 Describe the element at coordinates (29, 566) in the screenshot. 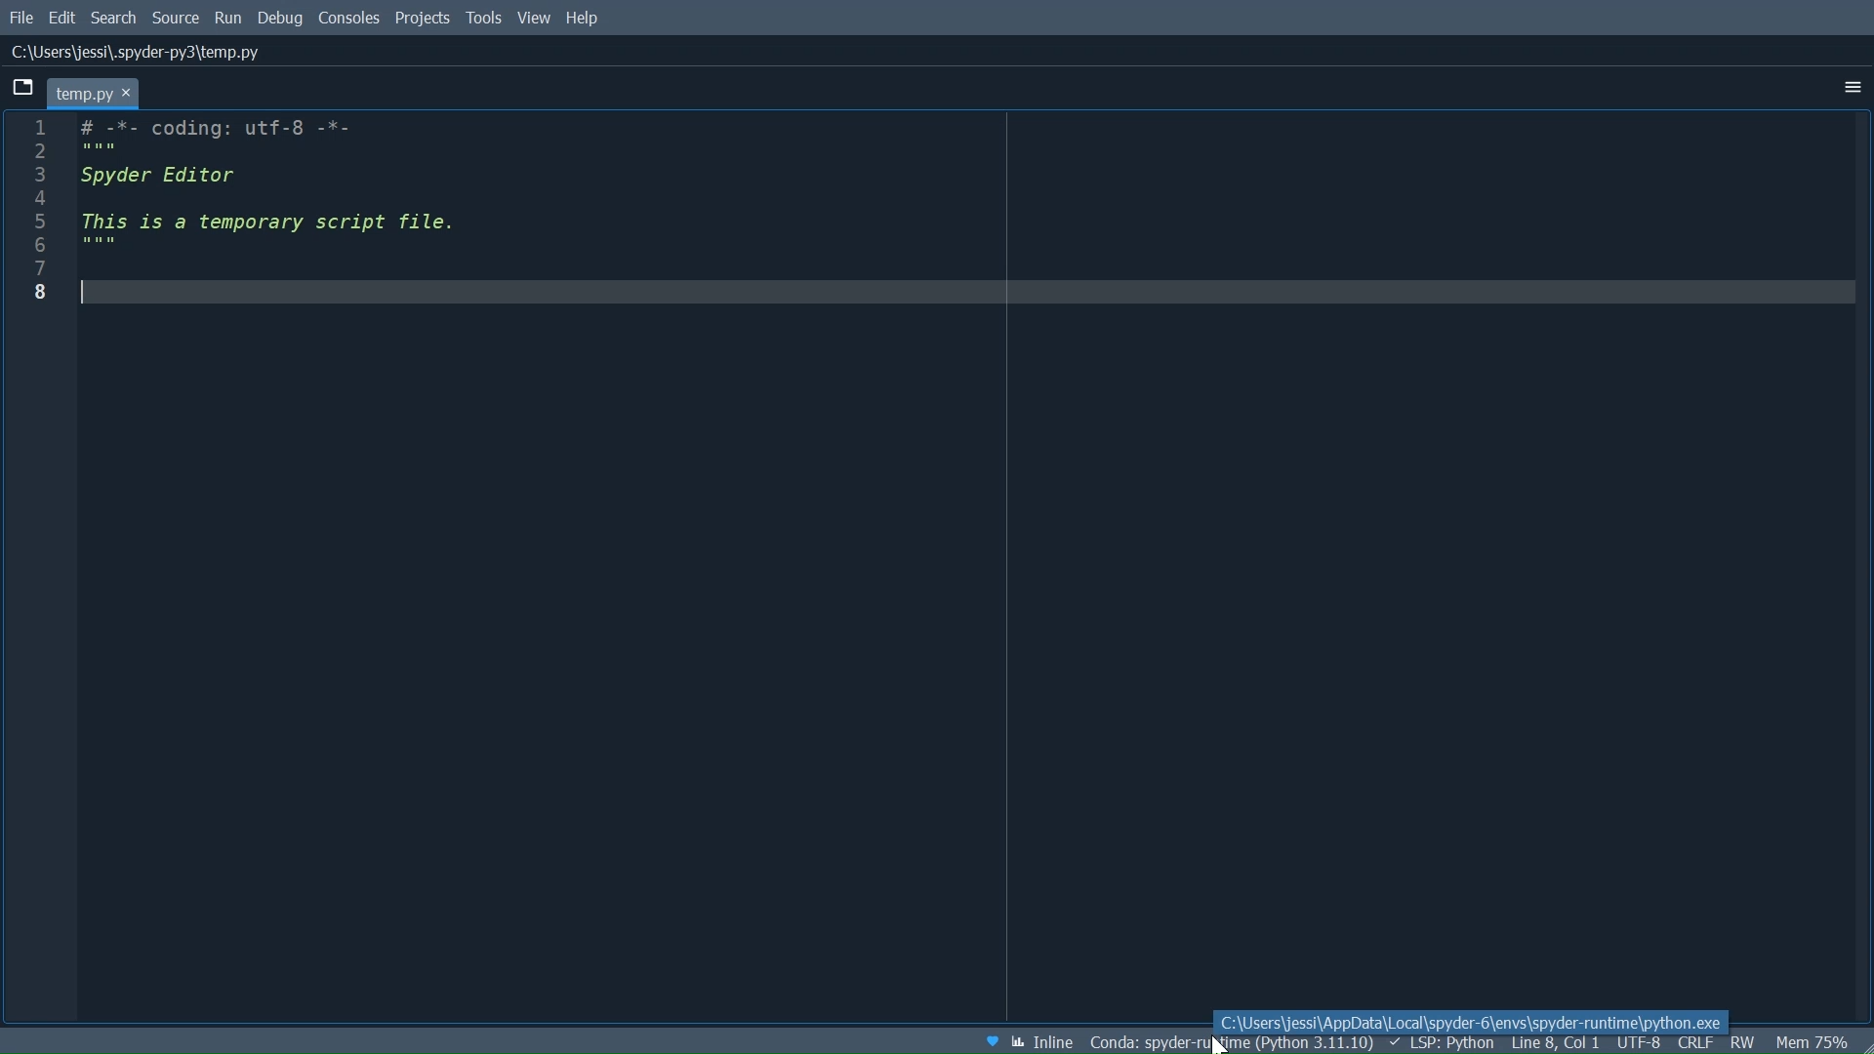

I see `Line column` at that location.